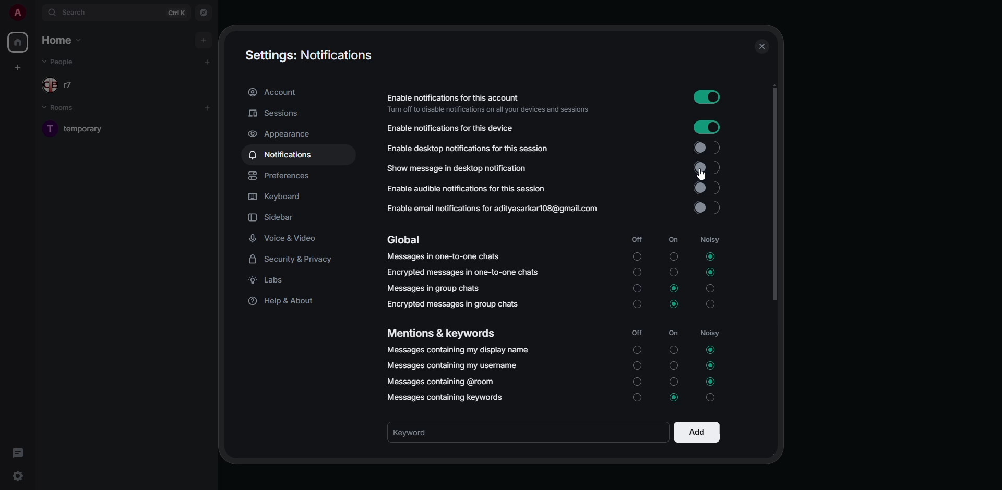 The width and height of the screenshot is (1002, 490). I want to click on messages containing keywords, so click(448, 398).